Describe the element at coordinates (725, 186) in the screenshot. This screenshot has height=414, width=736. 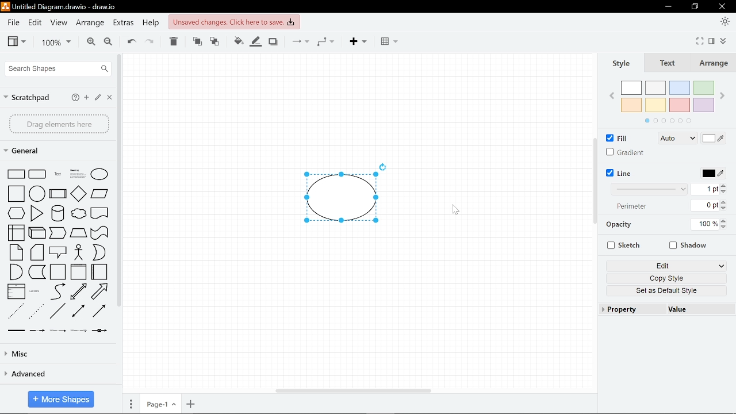
I see `` at that location.